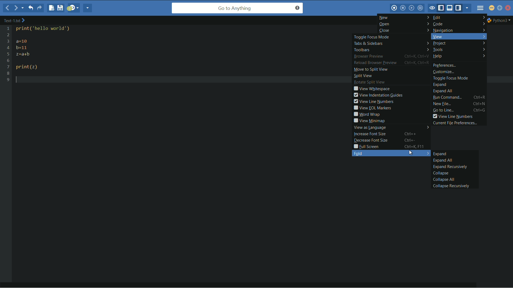 The height and width of the screenshot is (288, 513). What do you see at coordinates (52, 49) in the screenshot?
I see `print( ‘hello world")
a=10

b=11

z=a+b

print(z)` at bounding box center [52, 49].